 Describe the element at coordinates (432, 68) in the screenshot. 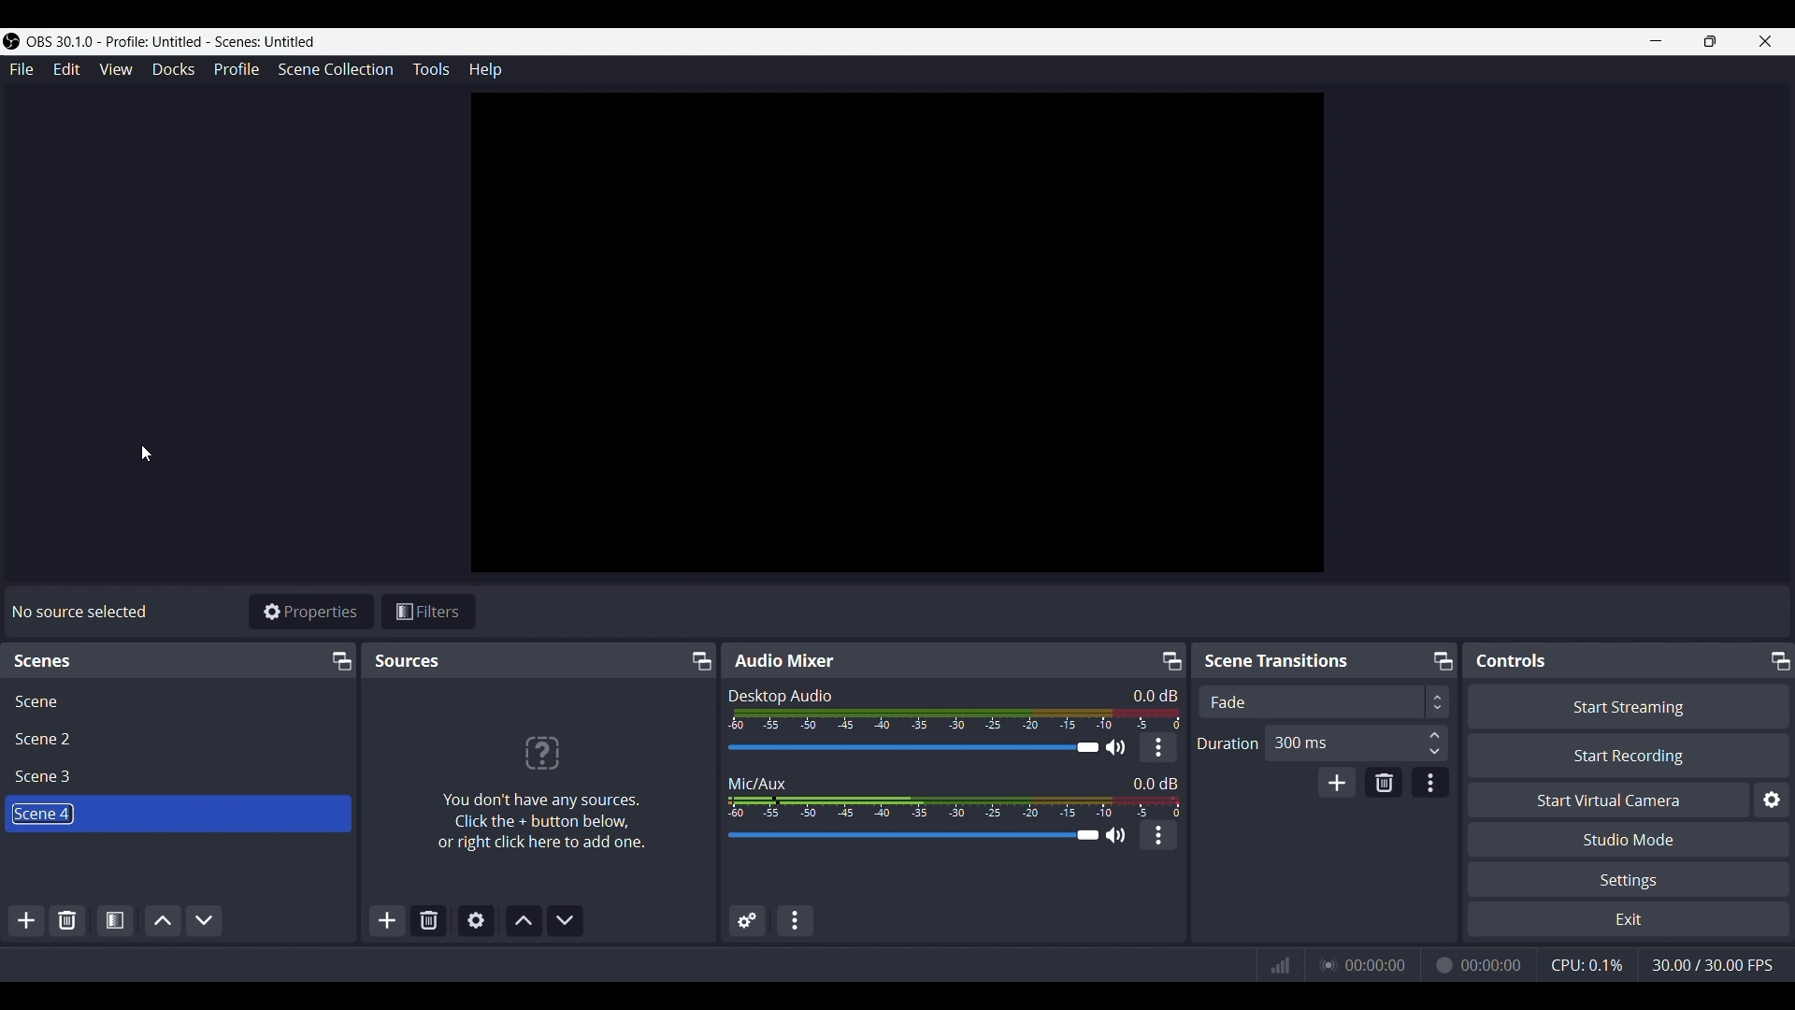

I see `Tools` at that location.